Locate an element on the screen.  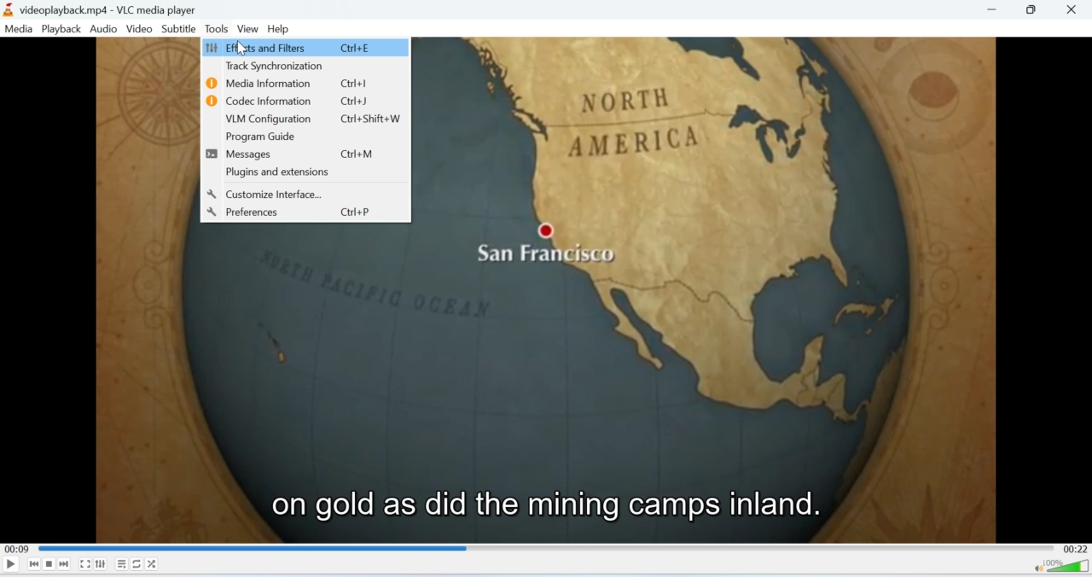
Playlist is located at coordinates (121, 563).